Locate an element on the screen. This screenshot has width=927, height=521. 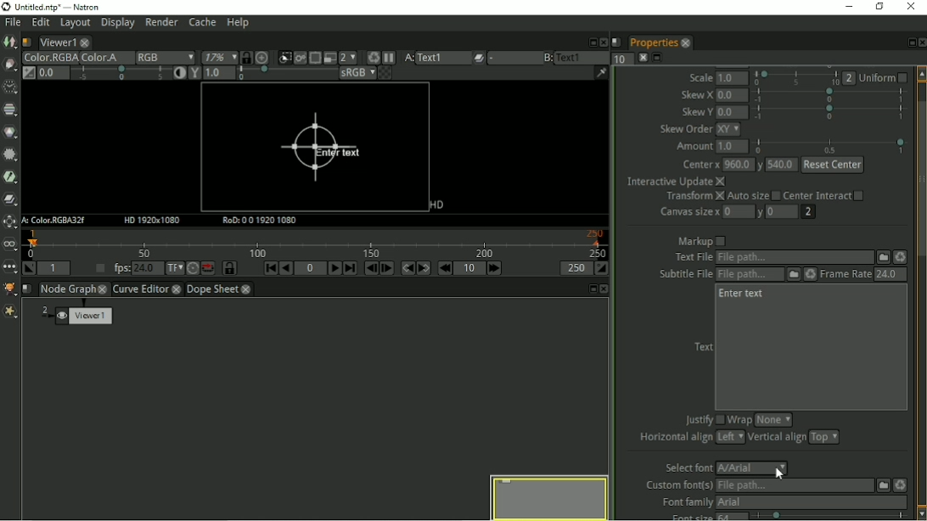
left is located at coordinates (730, 437).